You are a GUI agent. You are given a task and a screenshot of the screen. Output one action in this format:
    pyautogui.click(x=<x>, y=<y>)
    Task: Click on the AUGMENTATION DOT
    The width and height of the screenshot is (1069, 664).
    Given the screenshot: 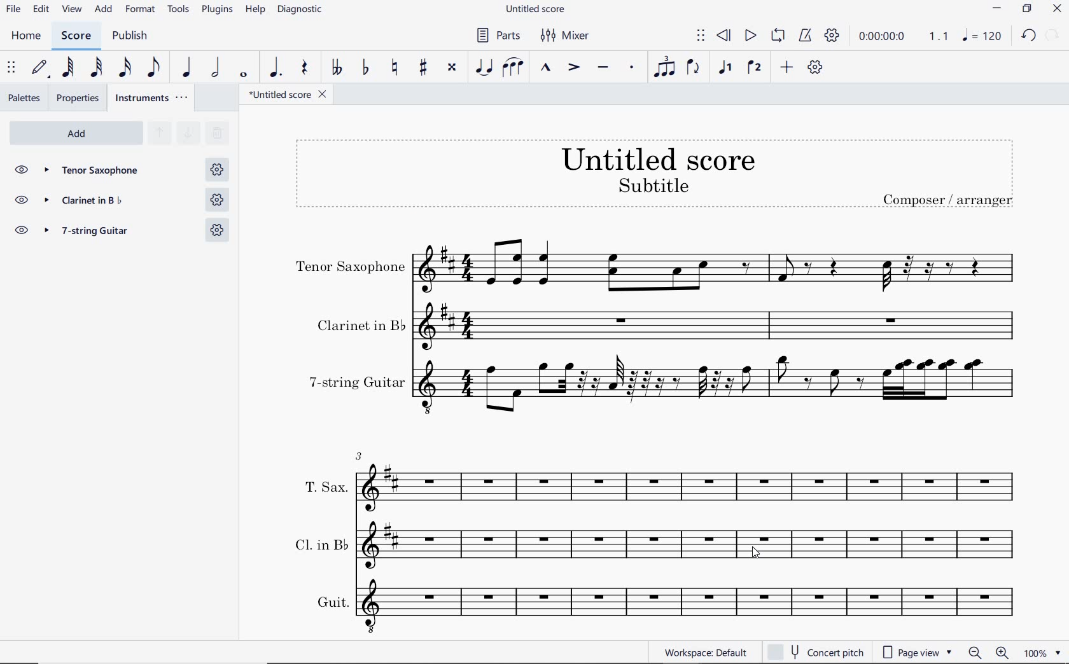 What is the action you would take?
    pyautogui.click(x=276, y=68)
    